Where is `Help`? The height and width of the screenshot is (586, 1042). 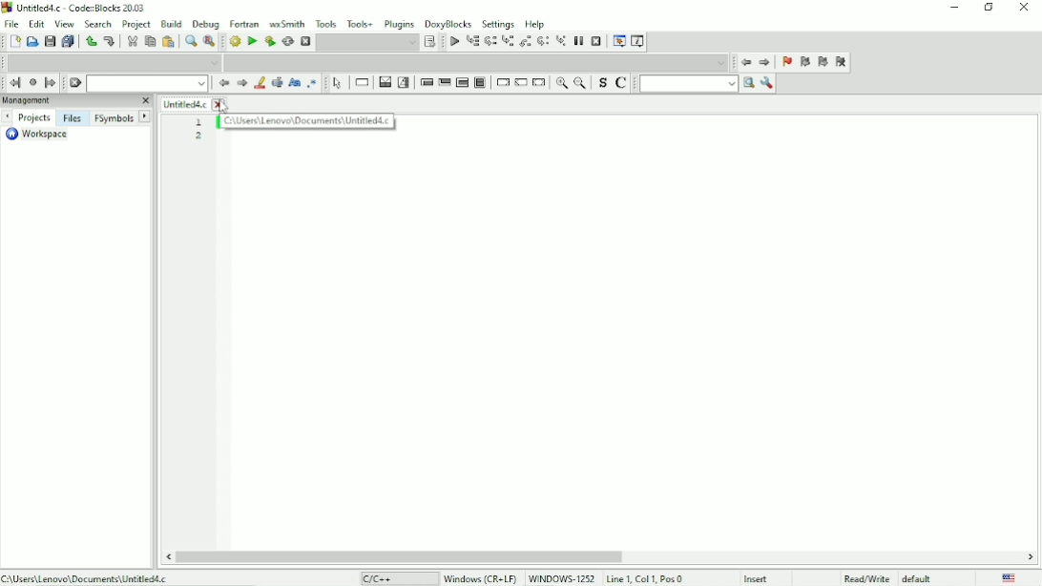
Help is located at coordinates (535, 23).